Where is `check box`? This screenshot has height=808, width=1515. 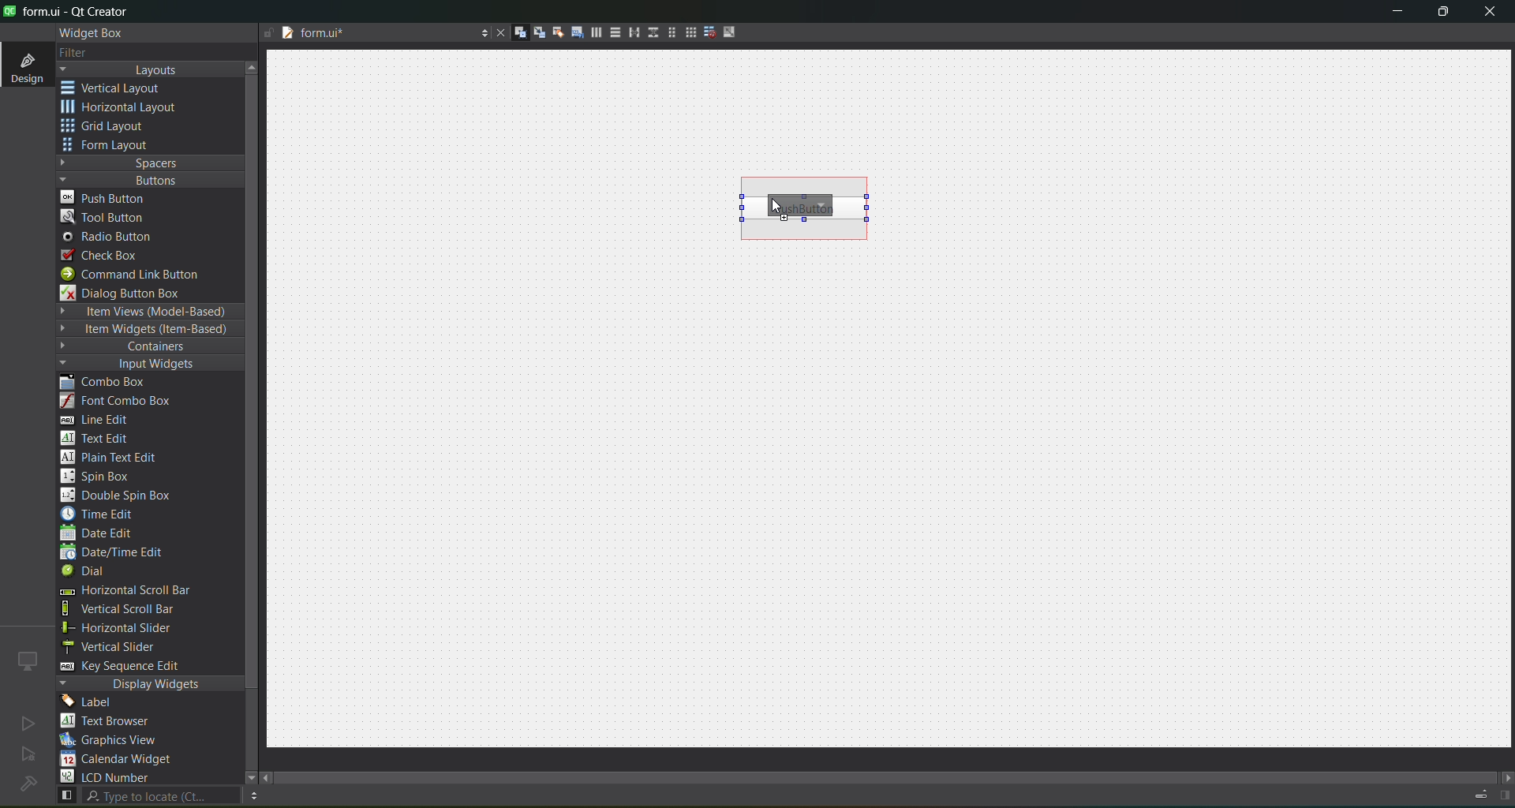
check box is located at coordinates (107, 256).